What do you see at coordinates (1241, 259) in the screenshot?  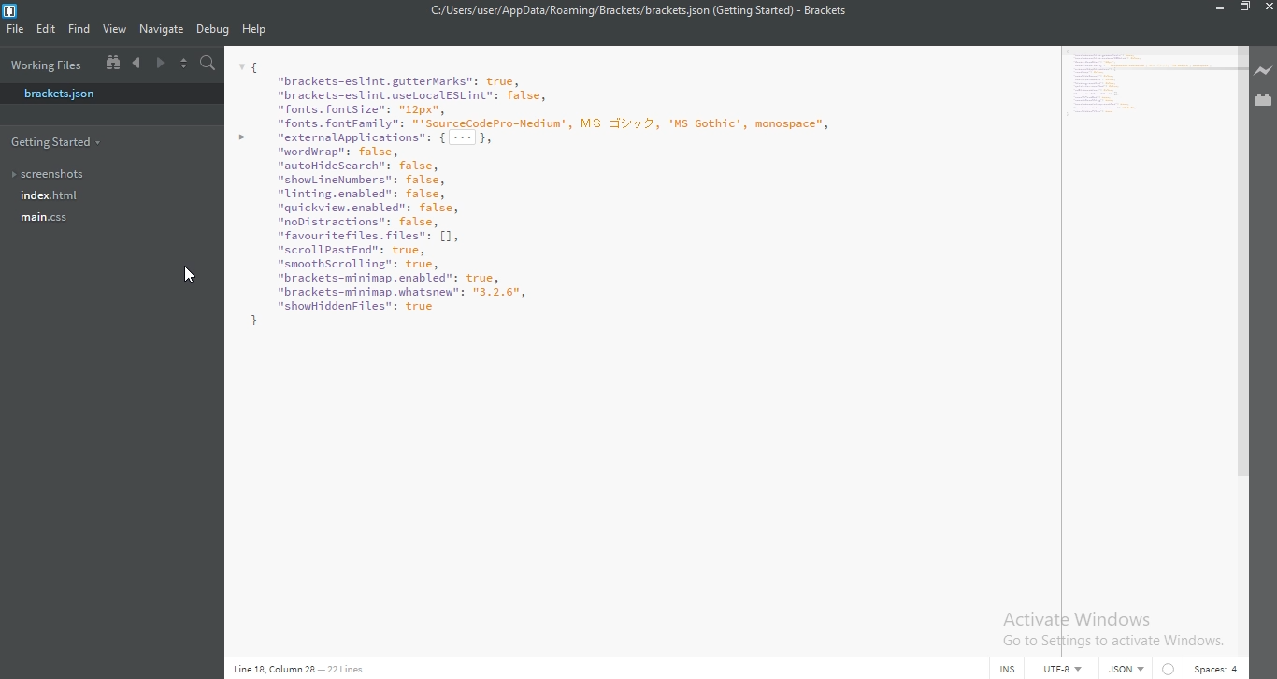 I see `Vertical Scroll bar` at bounding box center [1241, 259].